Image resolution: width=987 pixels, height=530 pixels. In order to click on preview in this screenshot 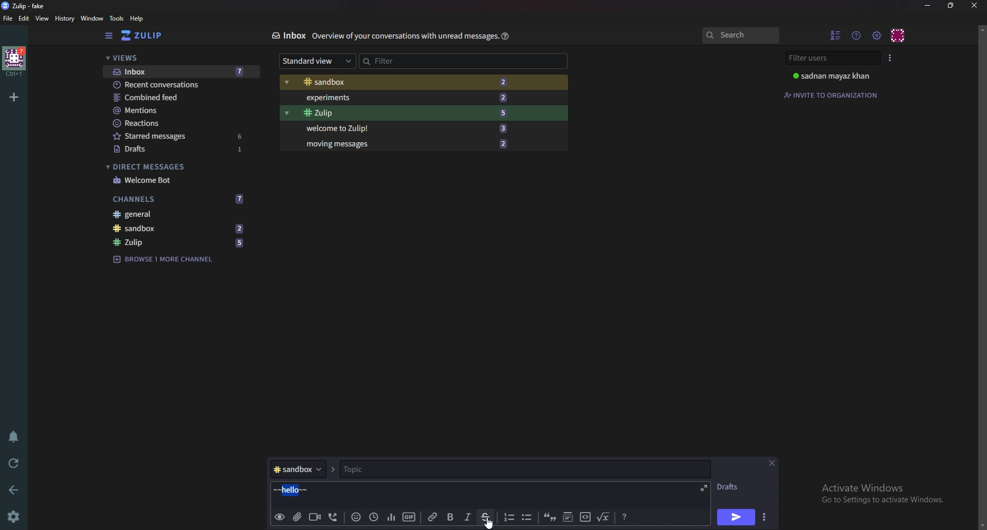, I will do `click(280, 518)`.